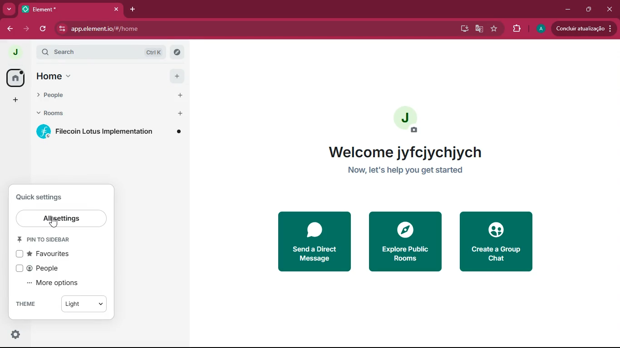  What do you see at coordinates (53, 283) in the screenshot?
I see `more options` at bounding box center [53, 283].